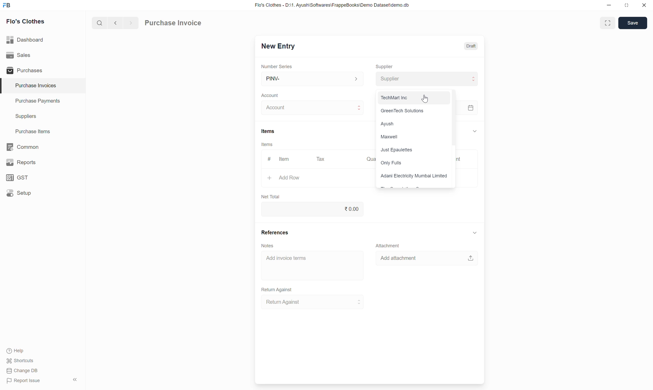 The image size is (653, 390). What do you see at coordinates (267, 144) in the screenshot?
I see `Items` at bounding box center [267, 144].